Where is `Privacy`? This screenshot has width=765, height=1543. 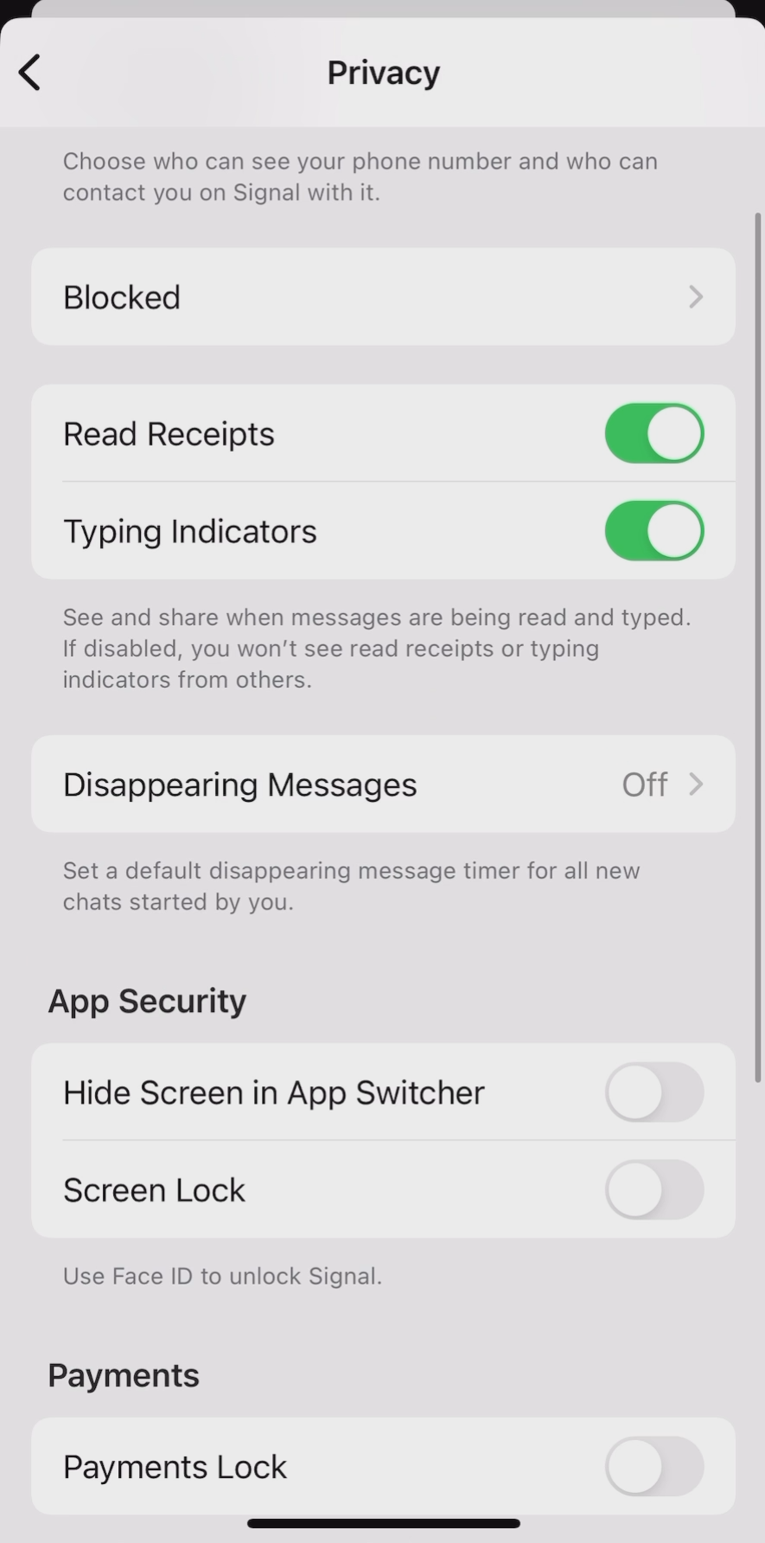
Privacy is located at coordinates (386, 80).